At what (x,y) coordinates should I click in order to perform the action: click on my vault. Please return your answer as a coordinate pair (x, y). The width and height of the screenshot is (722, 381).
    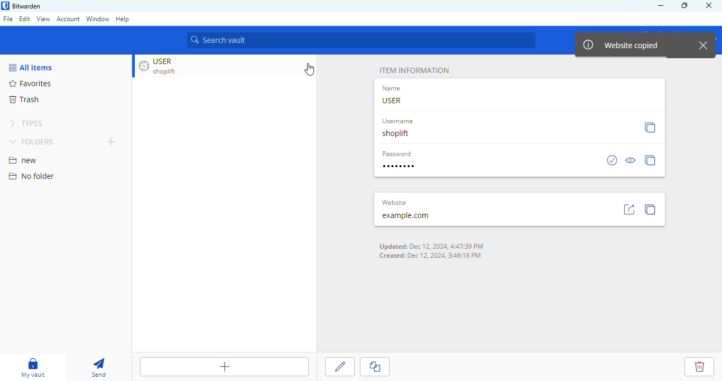
    Looking at the image, I should click on (34, 367).